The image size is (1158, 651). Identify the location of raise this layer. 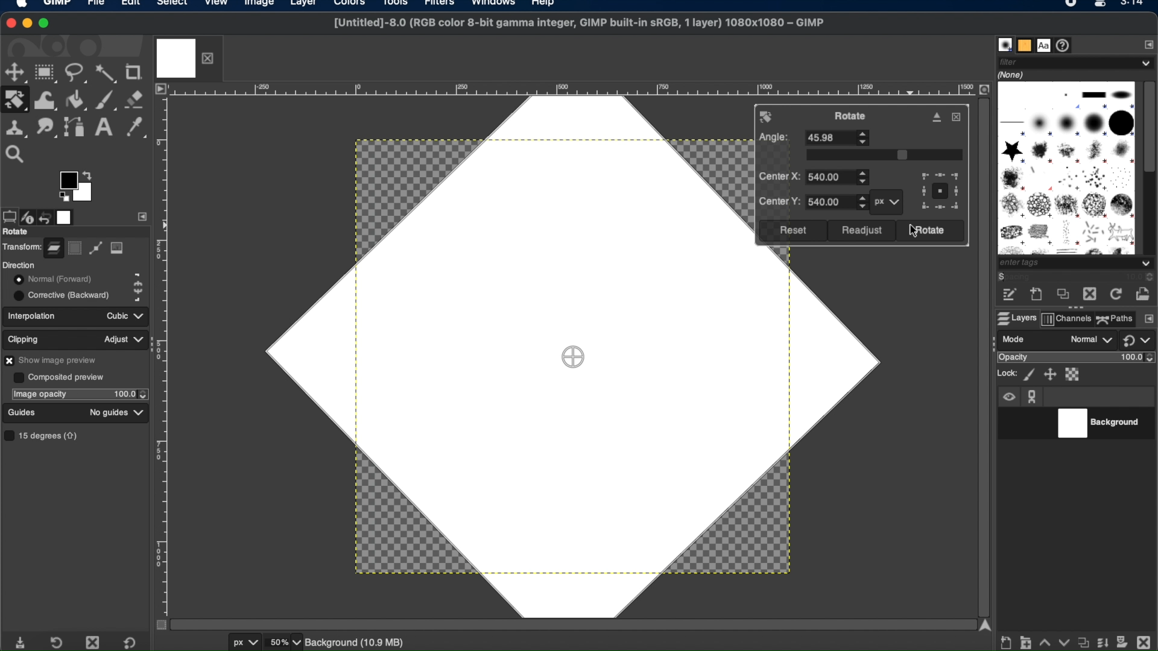
(1044, 640).